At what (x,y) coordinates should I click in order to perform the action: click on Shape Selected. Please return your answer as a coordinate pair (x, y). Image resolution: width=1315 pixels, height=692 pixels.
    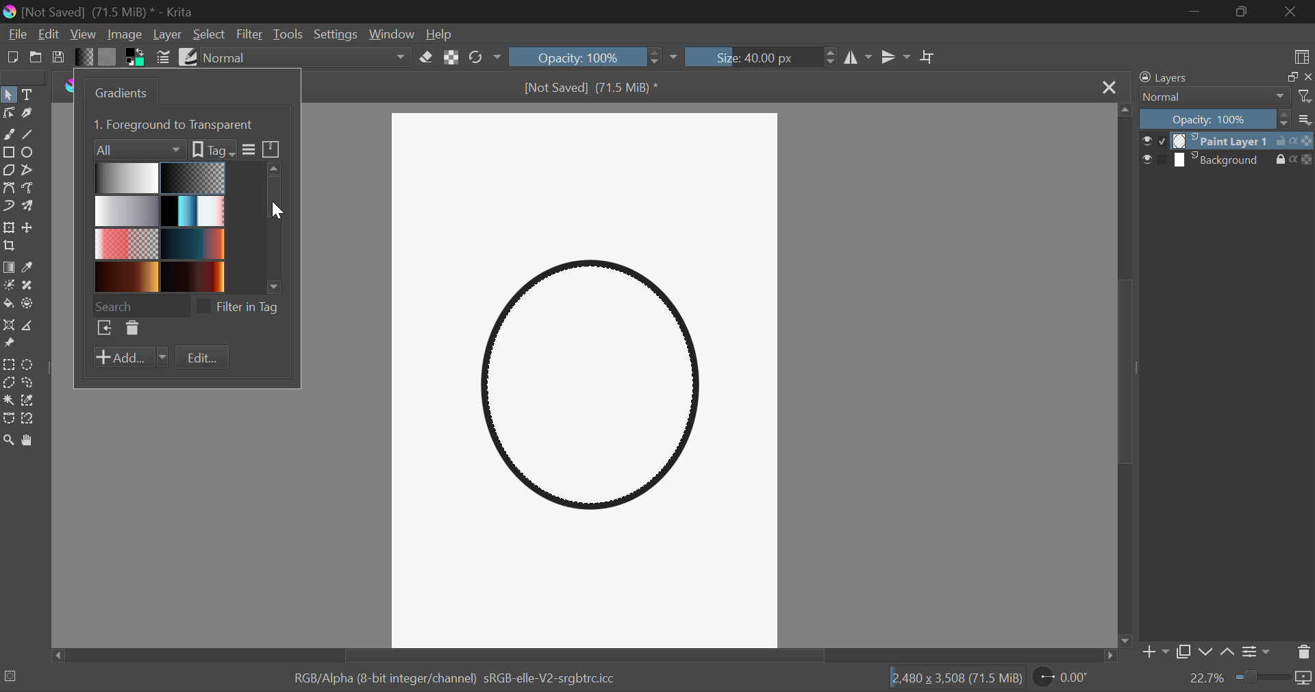
    Looking at the image, I should click on (594, 391).